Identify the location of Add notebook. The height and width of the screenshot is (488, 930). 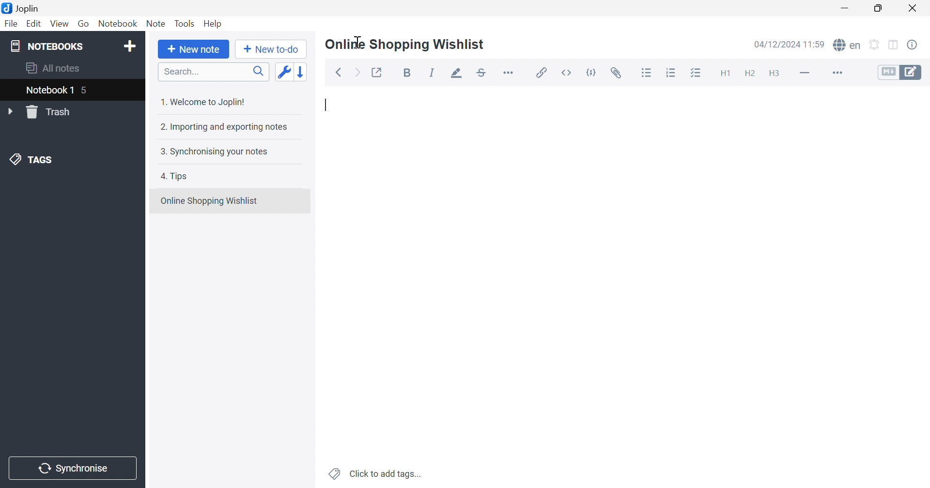
(131, 46).